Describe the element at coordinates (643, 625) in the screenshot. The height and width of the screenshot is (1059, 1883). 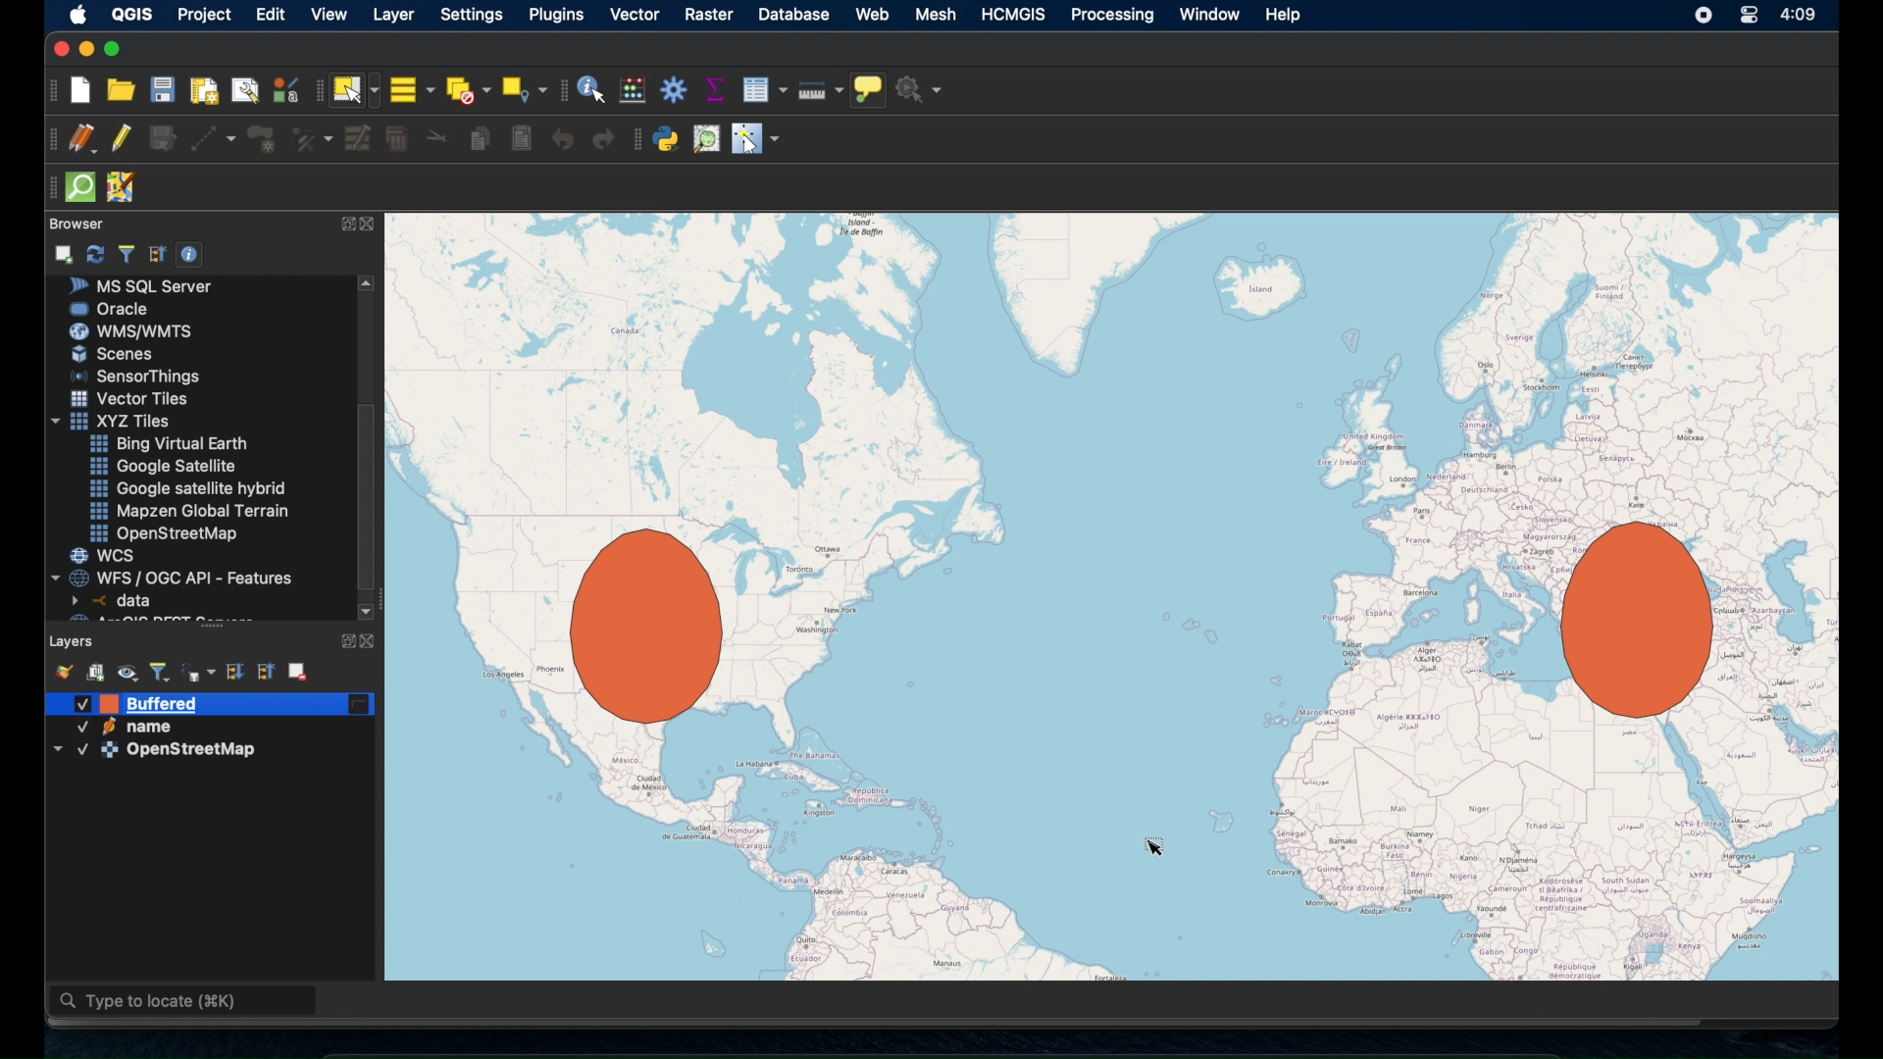
I see `buffer 2` at that location.